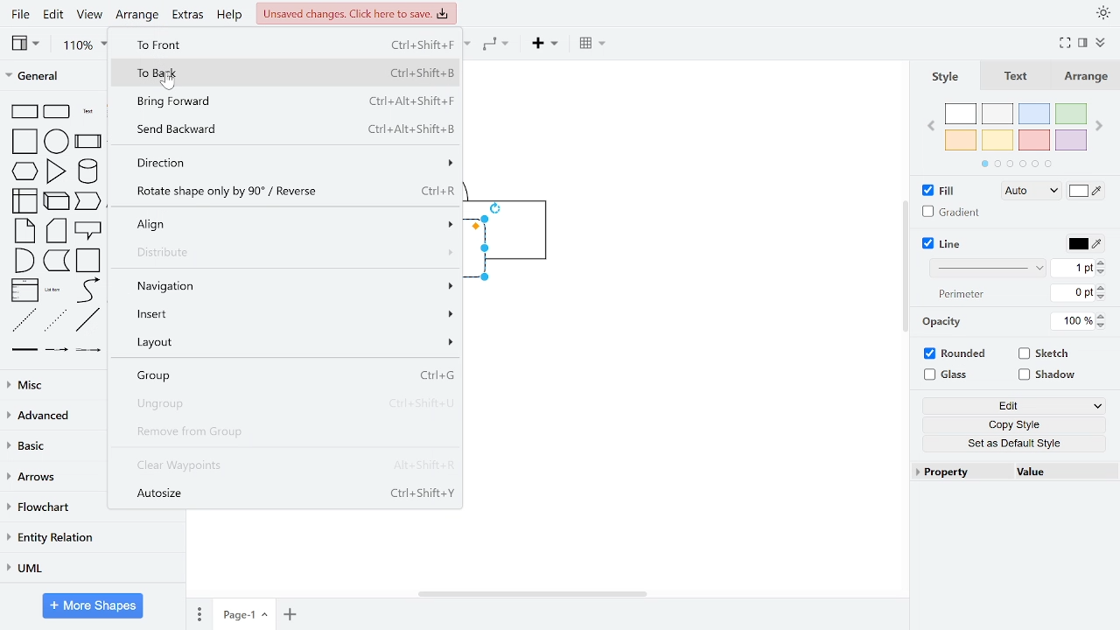 The width and height of the screenshot is (1120, 630). What do you see at coordinates (1045, 353) in the screenshot?
I see `sketch` at bounding box center [1045, 353].